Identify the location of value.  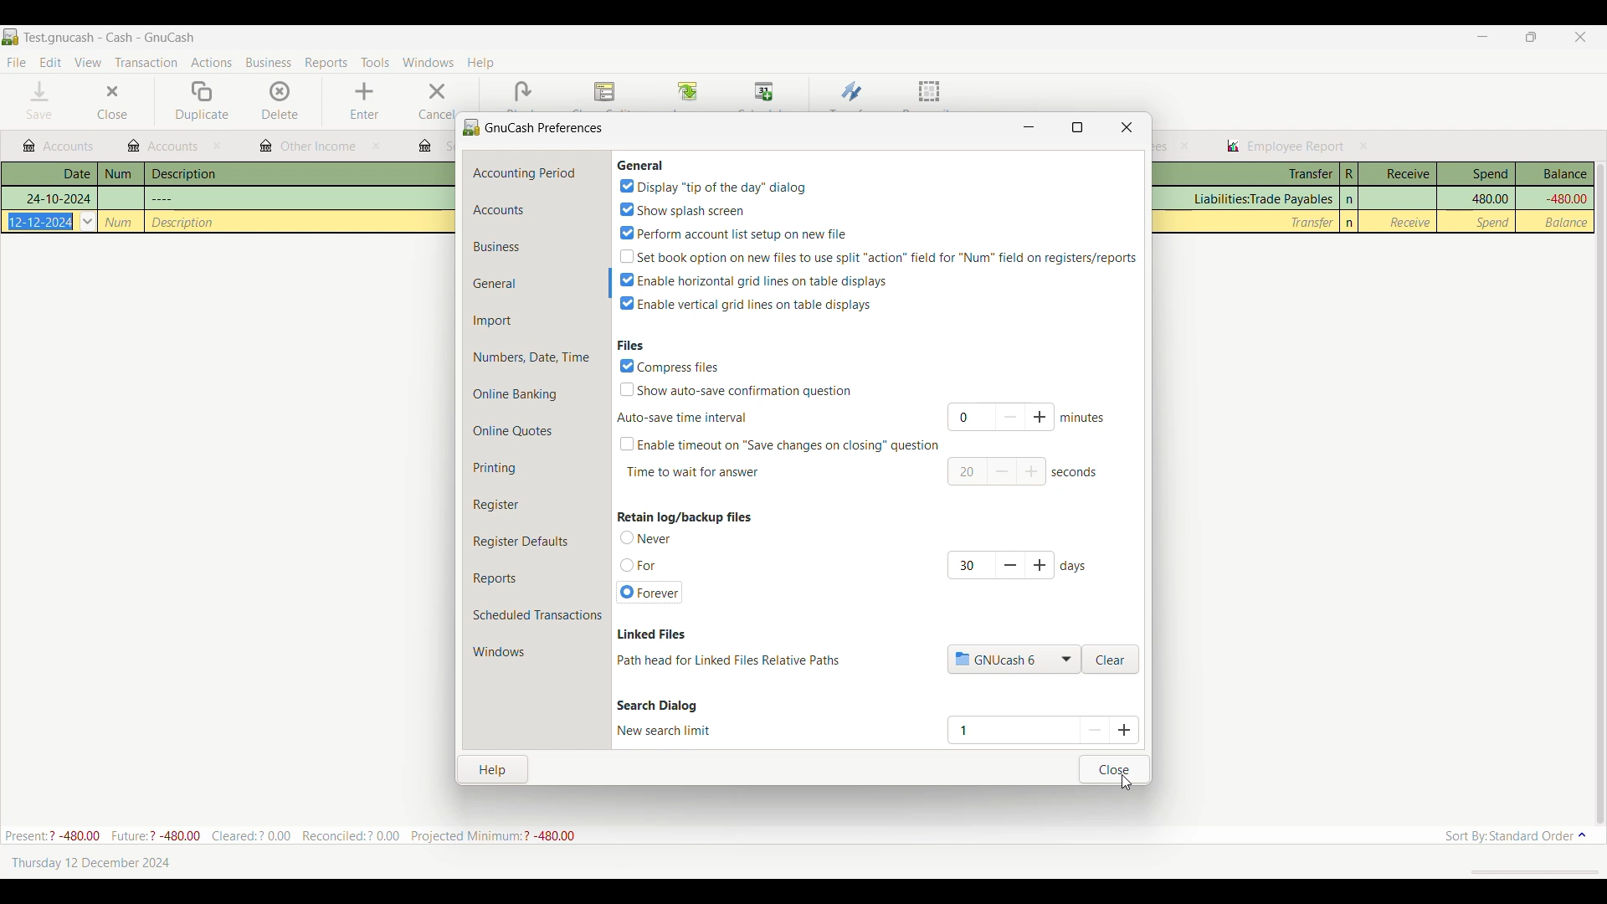
(968, 419).